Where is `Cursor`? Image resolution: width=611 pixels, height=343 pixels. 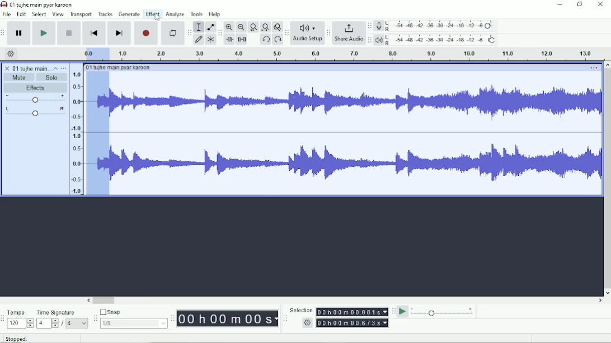
Cursor is located at coordinates (157, 17).